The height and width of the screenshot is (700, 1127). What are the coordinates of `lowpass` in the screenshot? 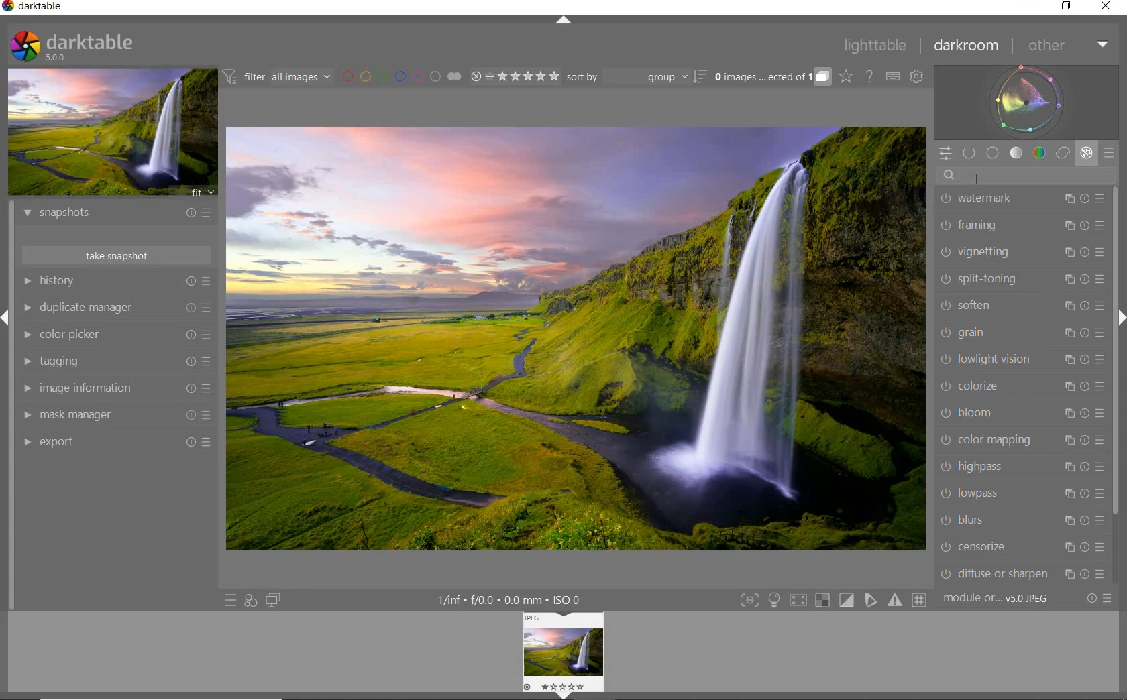 It's located at (1021, 495).